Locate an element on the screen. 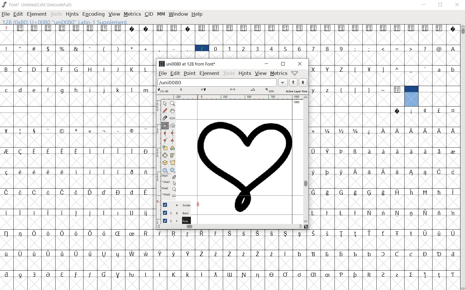 This screenshot has height=290, width=465. glyph is located at coordinates (397, 111).